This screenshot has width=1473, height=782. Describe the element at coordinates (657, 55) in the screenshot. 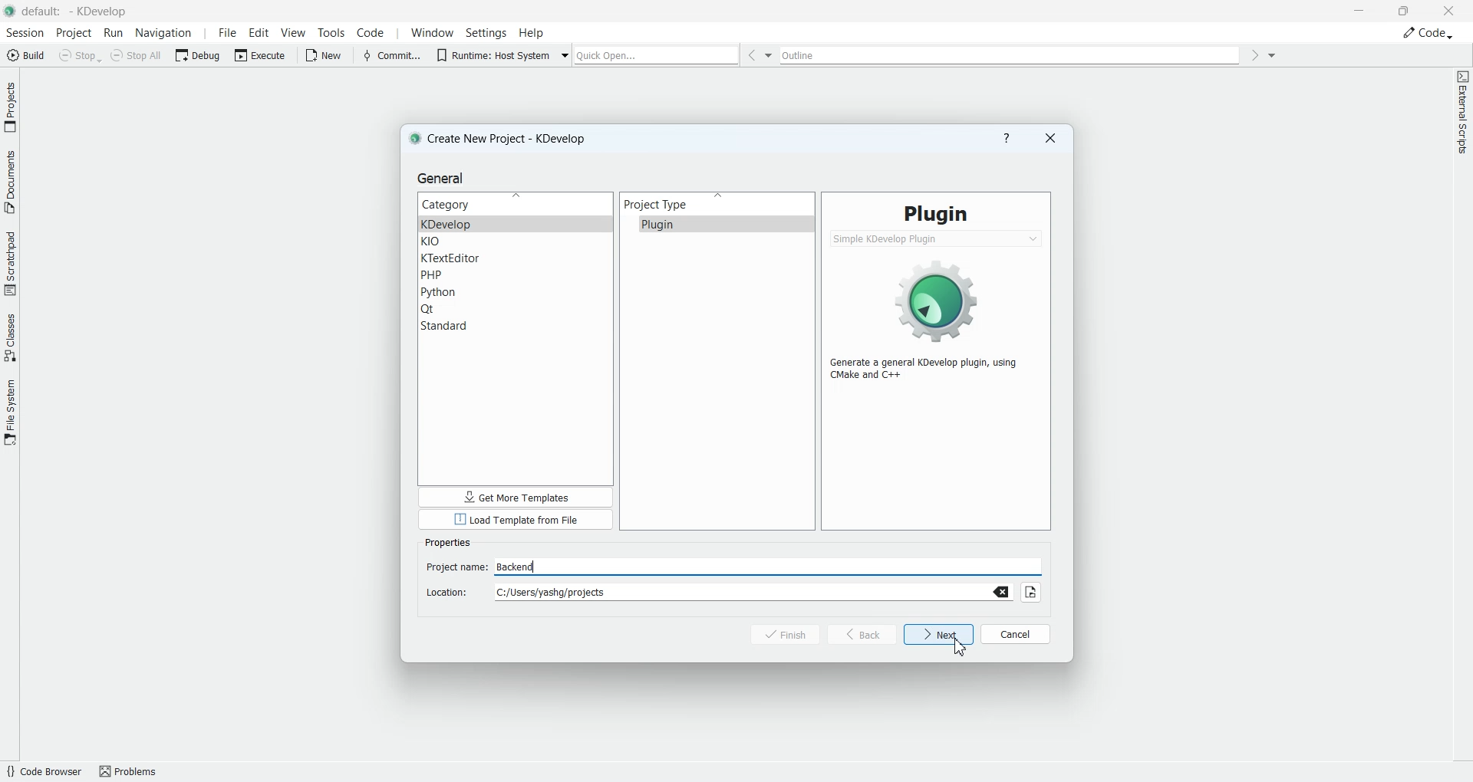

I see `Quick open ` at that location.